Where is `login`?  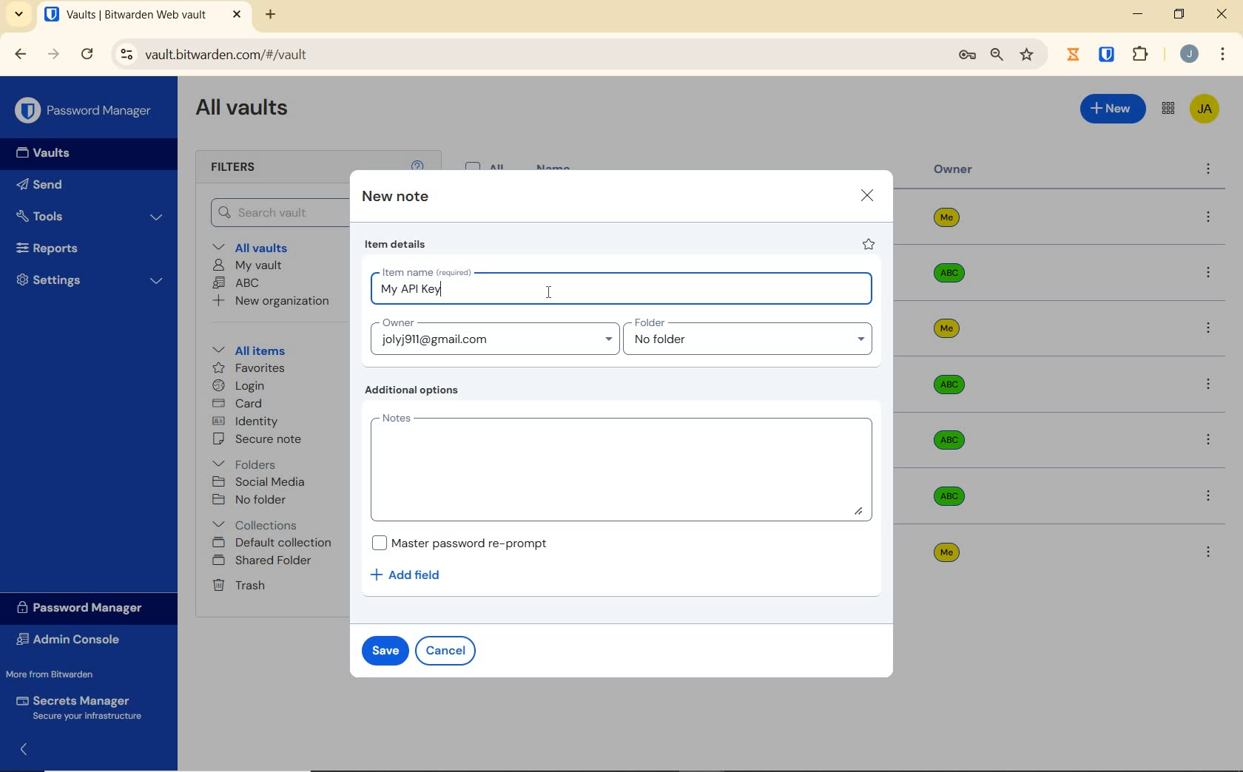 login is located at coordinates (242, 387).